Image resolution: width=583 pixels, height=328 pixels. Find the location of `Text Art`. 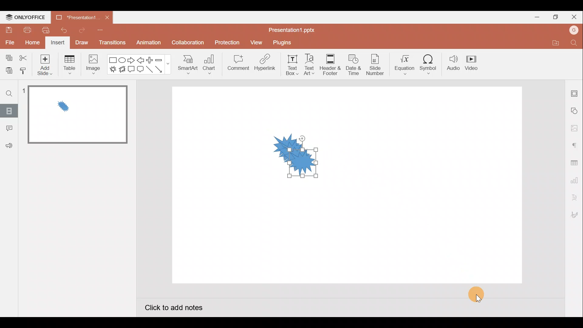

Text Art is located at coordinates (309, 65).